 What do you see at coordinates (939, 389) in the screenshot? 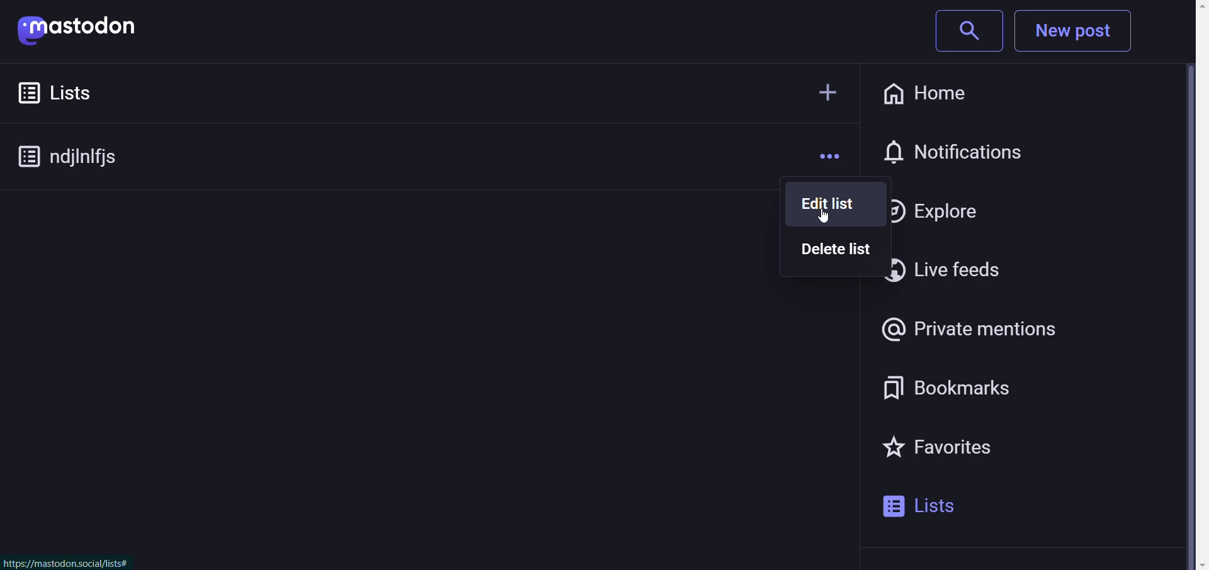
I see `bookmarks` at bounding box center [939, 389].